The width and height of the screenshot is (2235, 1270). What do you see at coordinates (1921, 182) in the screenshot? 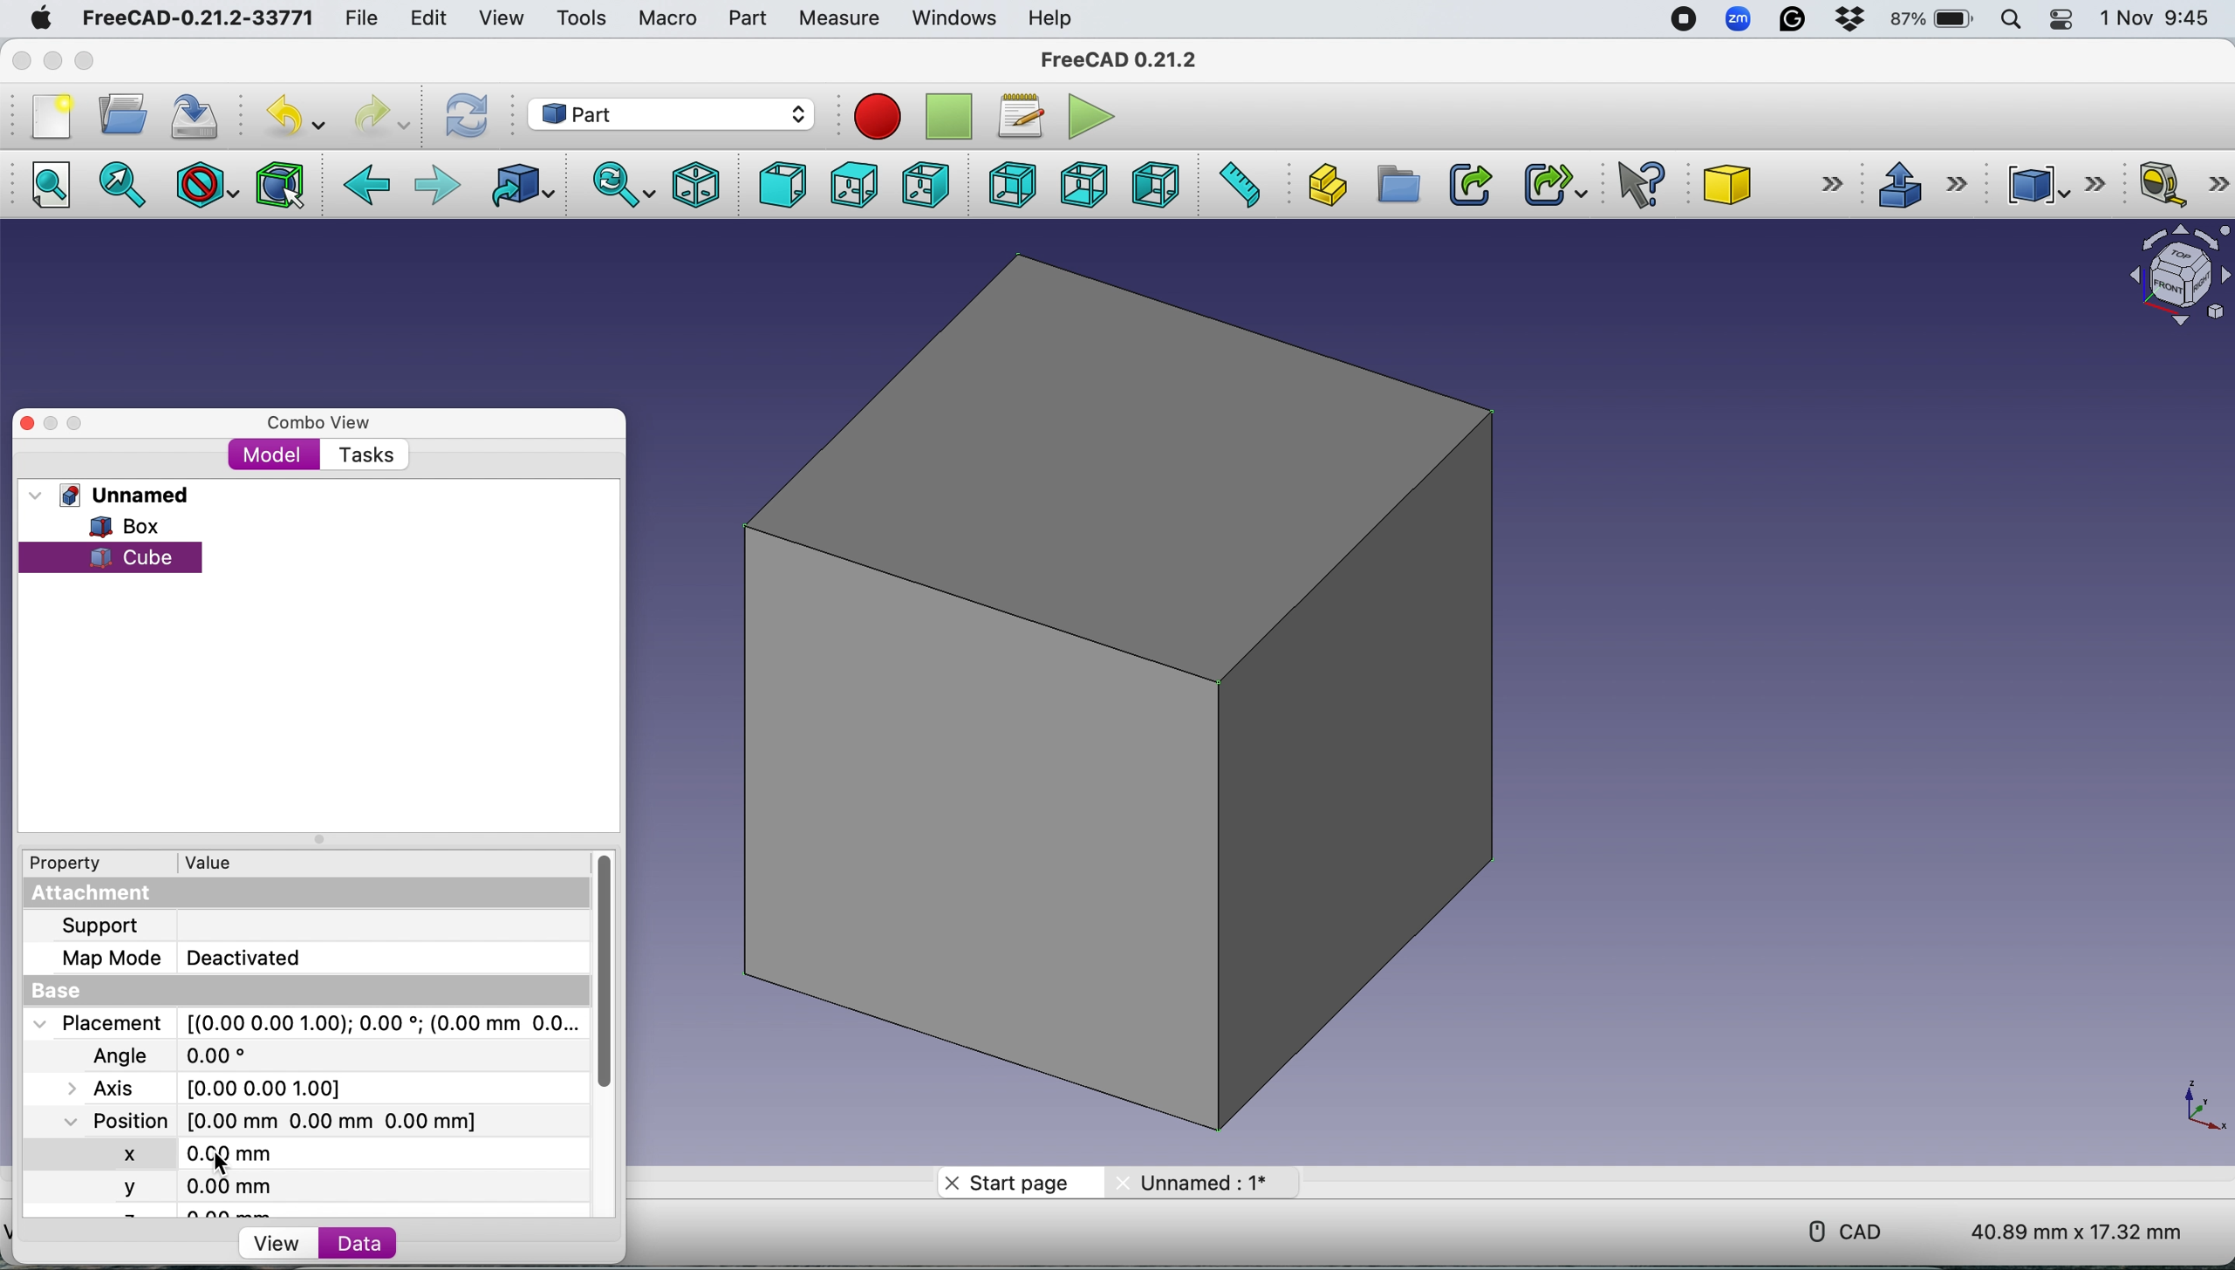
I see `Extrude` at bounding box center [1921, 182].